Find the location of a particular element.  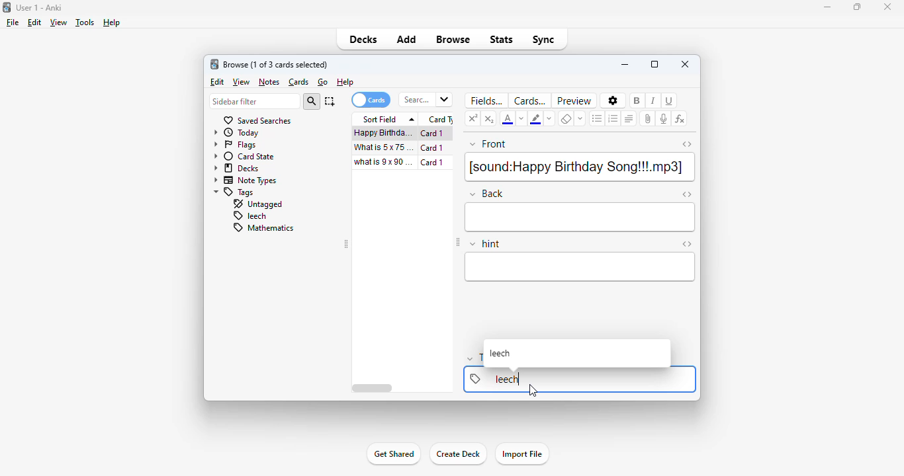

subscript is located at coordinates (490, 118).